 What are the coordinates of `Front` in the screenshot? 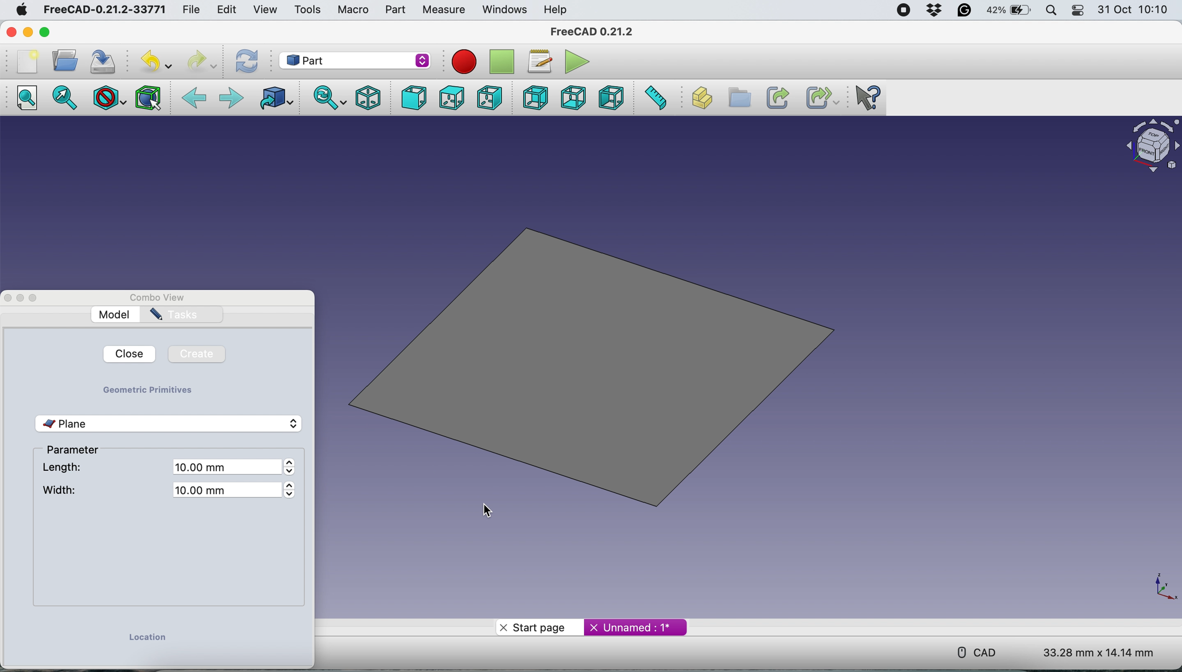 It's located at (410, 98).